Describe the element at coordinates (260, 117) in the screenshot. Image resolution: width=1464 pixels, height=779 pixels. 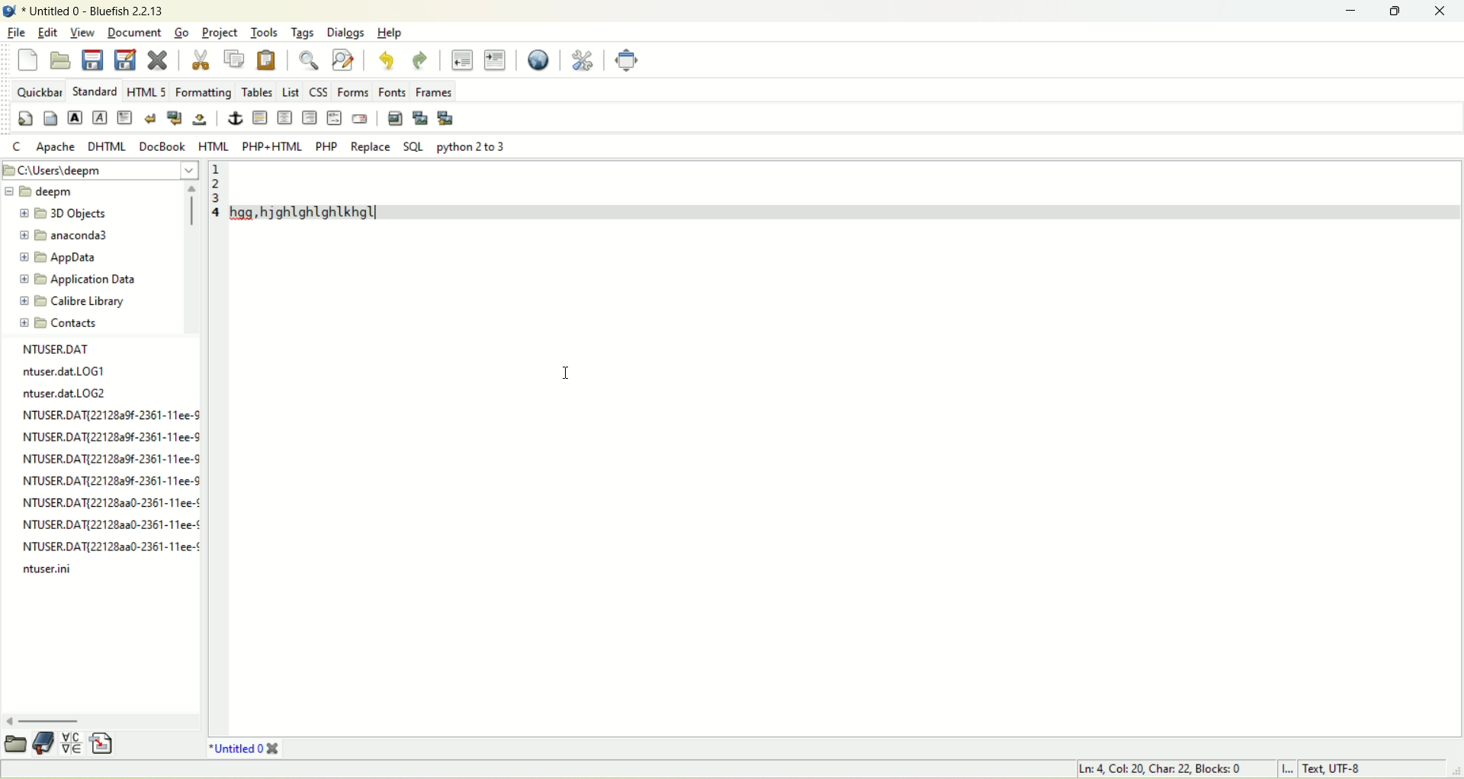
I see `horizontal rule` at that location.